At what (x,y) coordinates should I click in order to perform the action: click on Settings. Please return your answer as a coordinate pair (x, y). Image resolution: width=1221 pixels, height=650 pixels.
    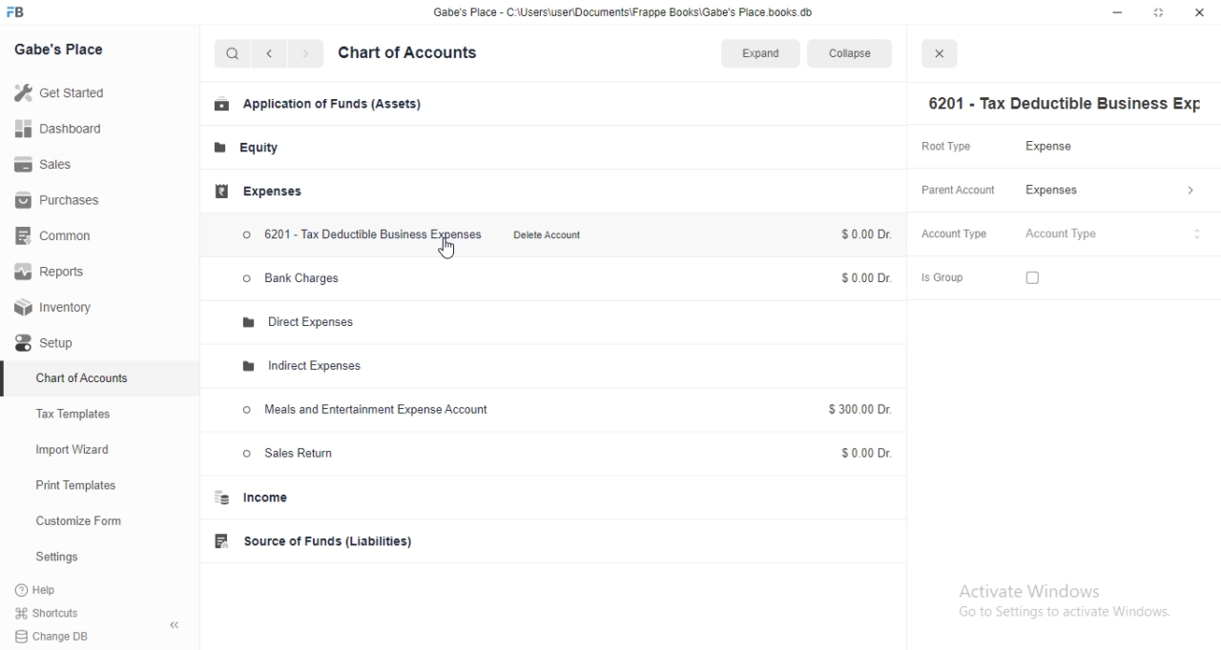
    Looking at the image, I should click on (60, 557).